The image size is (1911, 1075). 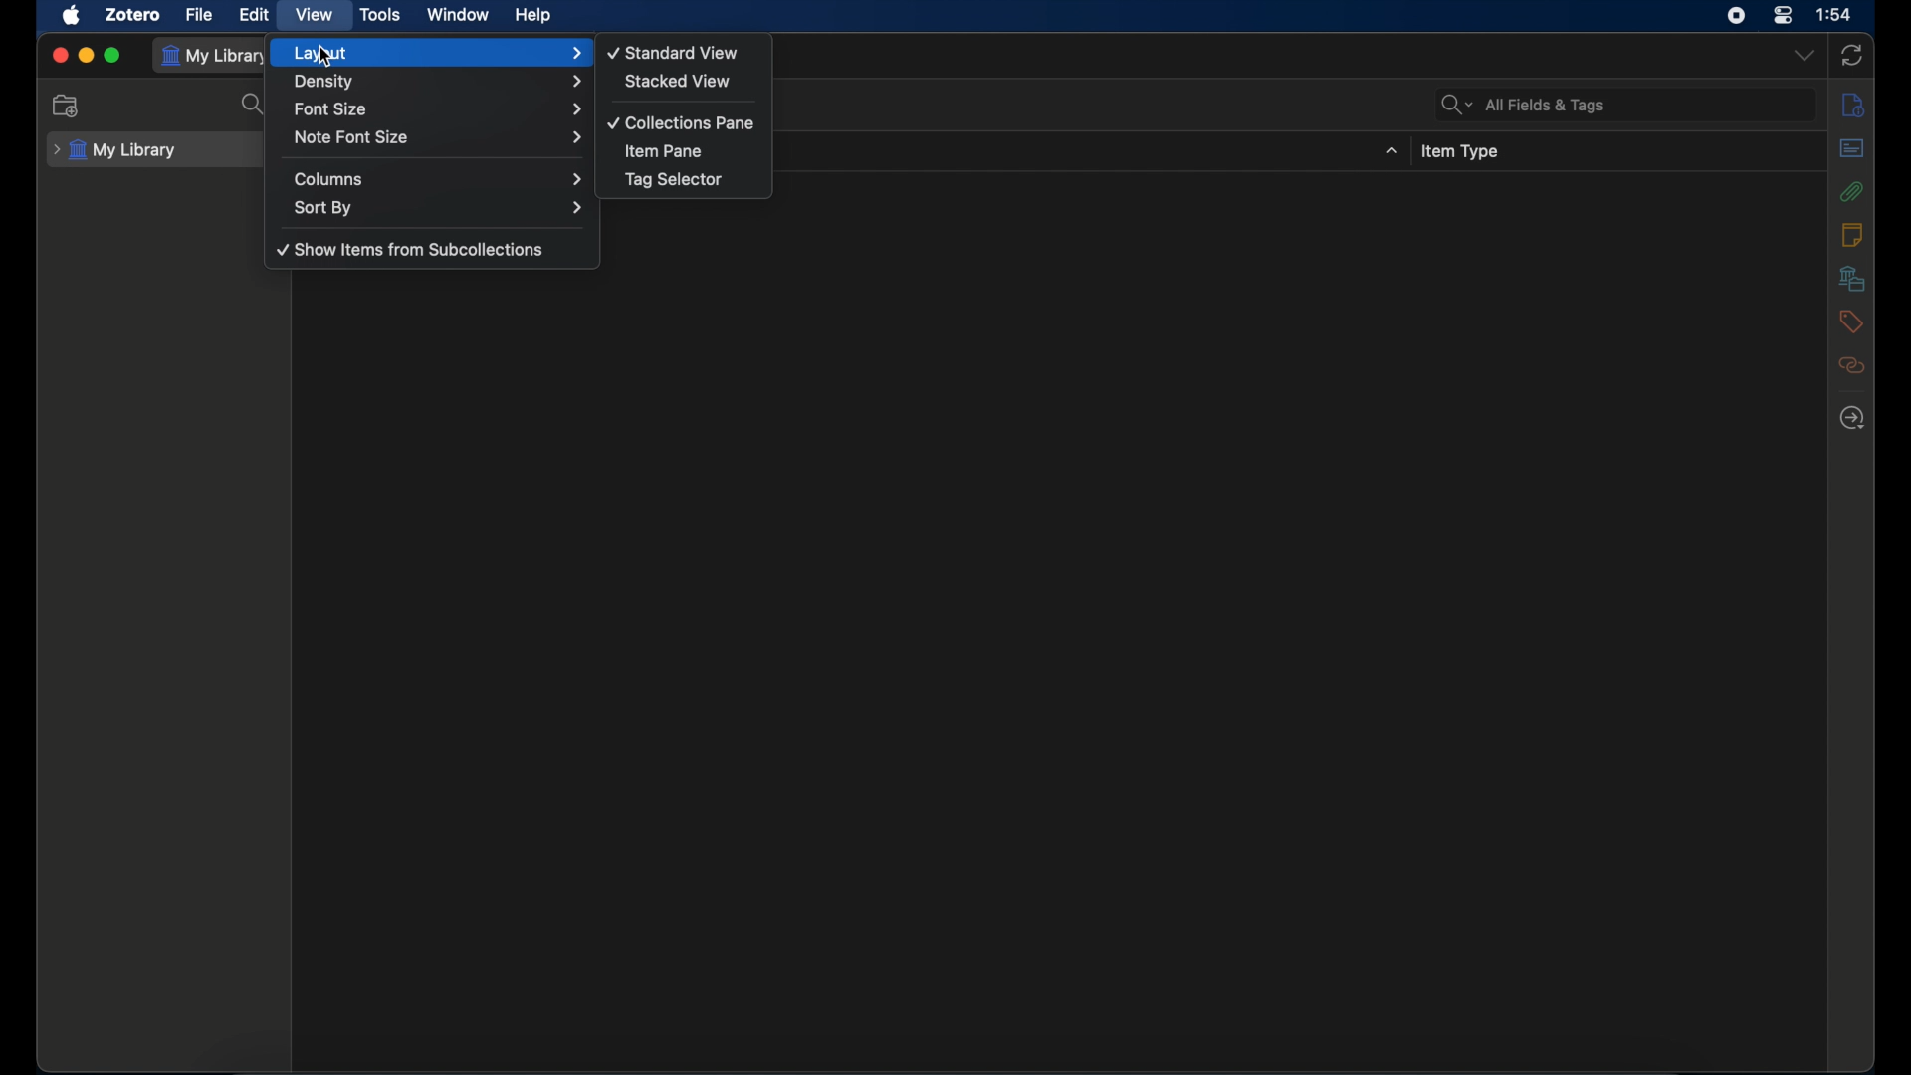 What do you see at coordinates (441, 53) in the screenshot?
I see `layout` at bounding box center [441, 53].